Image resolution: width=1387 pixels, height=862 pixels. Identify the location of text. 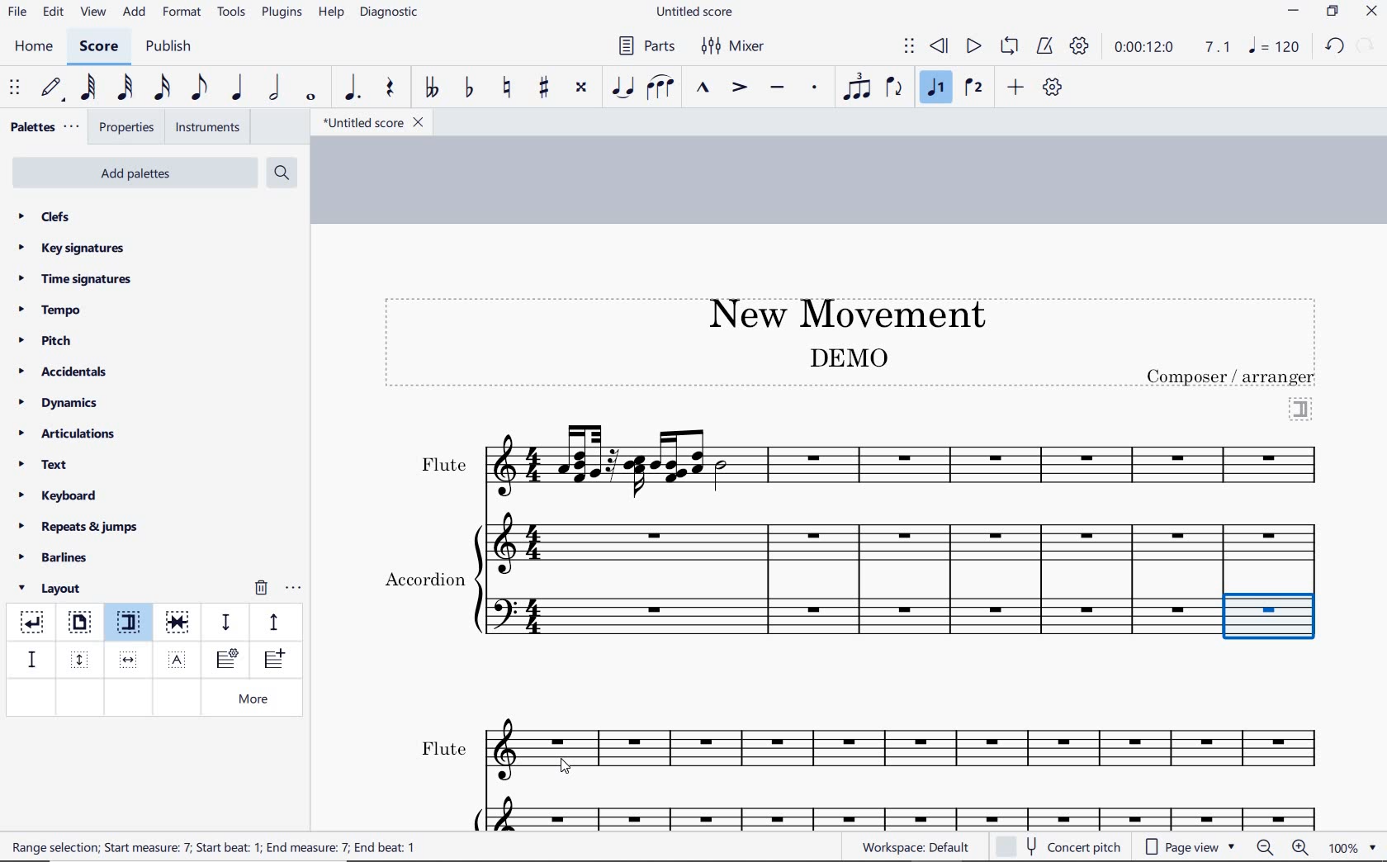
(215, 846).